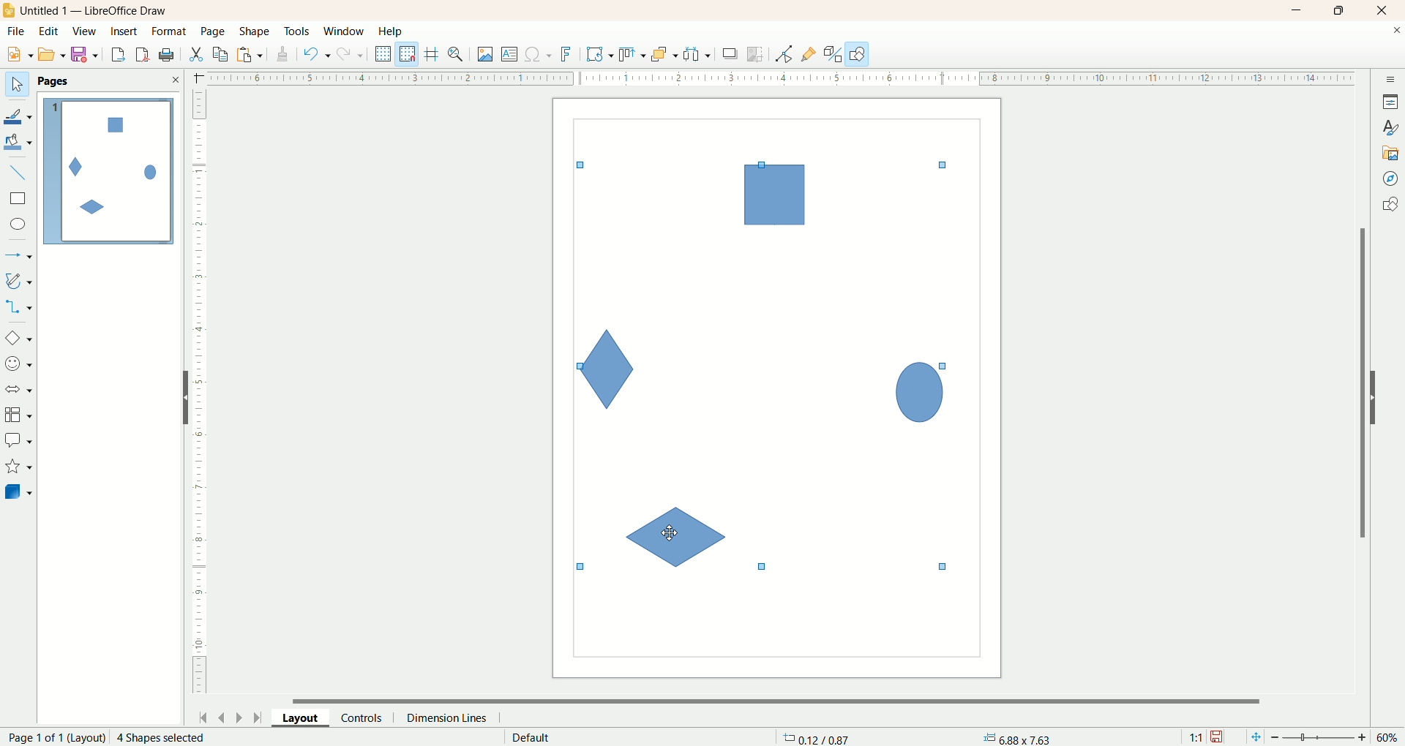  Describe the element at coordinates (17, 55) in the screenshot. I see `new` at that location.